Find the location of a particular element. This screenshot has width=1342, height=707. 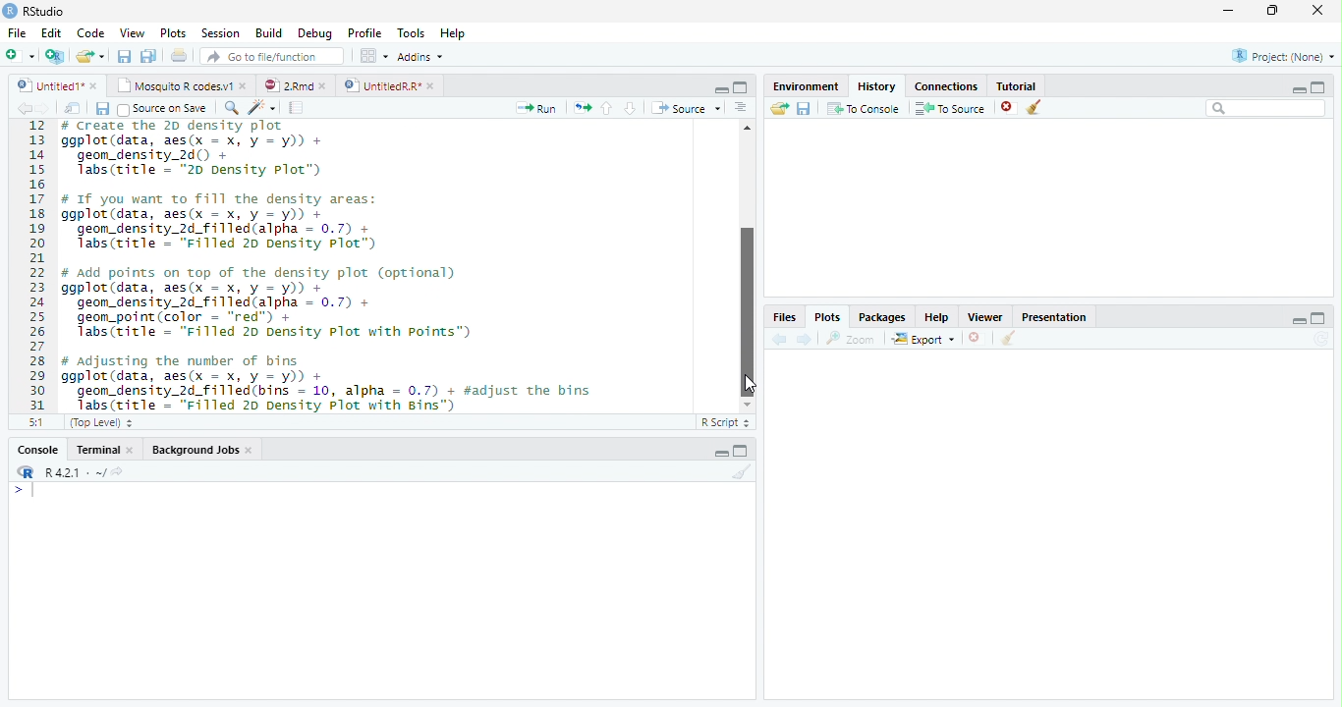

History is located at coordinates (876, 86).